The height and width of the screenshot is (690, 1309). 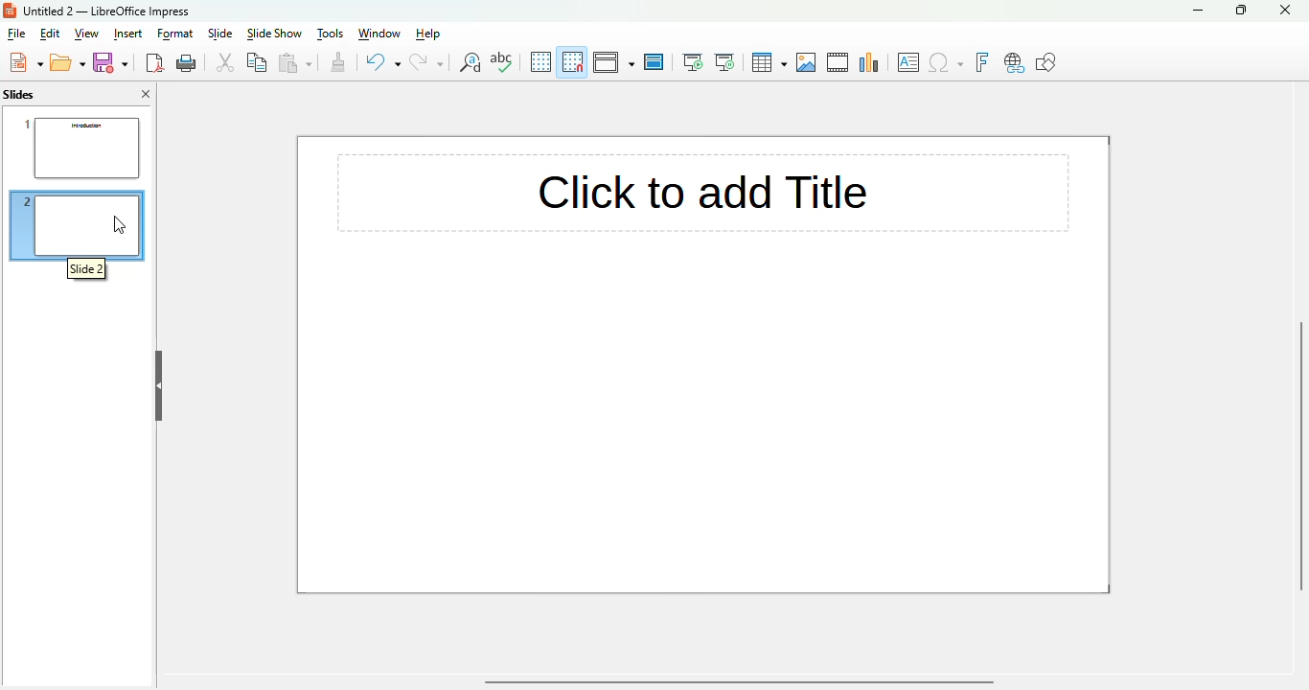 I want to click on clone formatting, so click(x=338, y=62).